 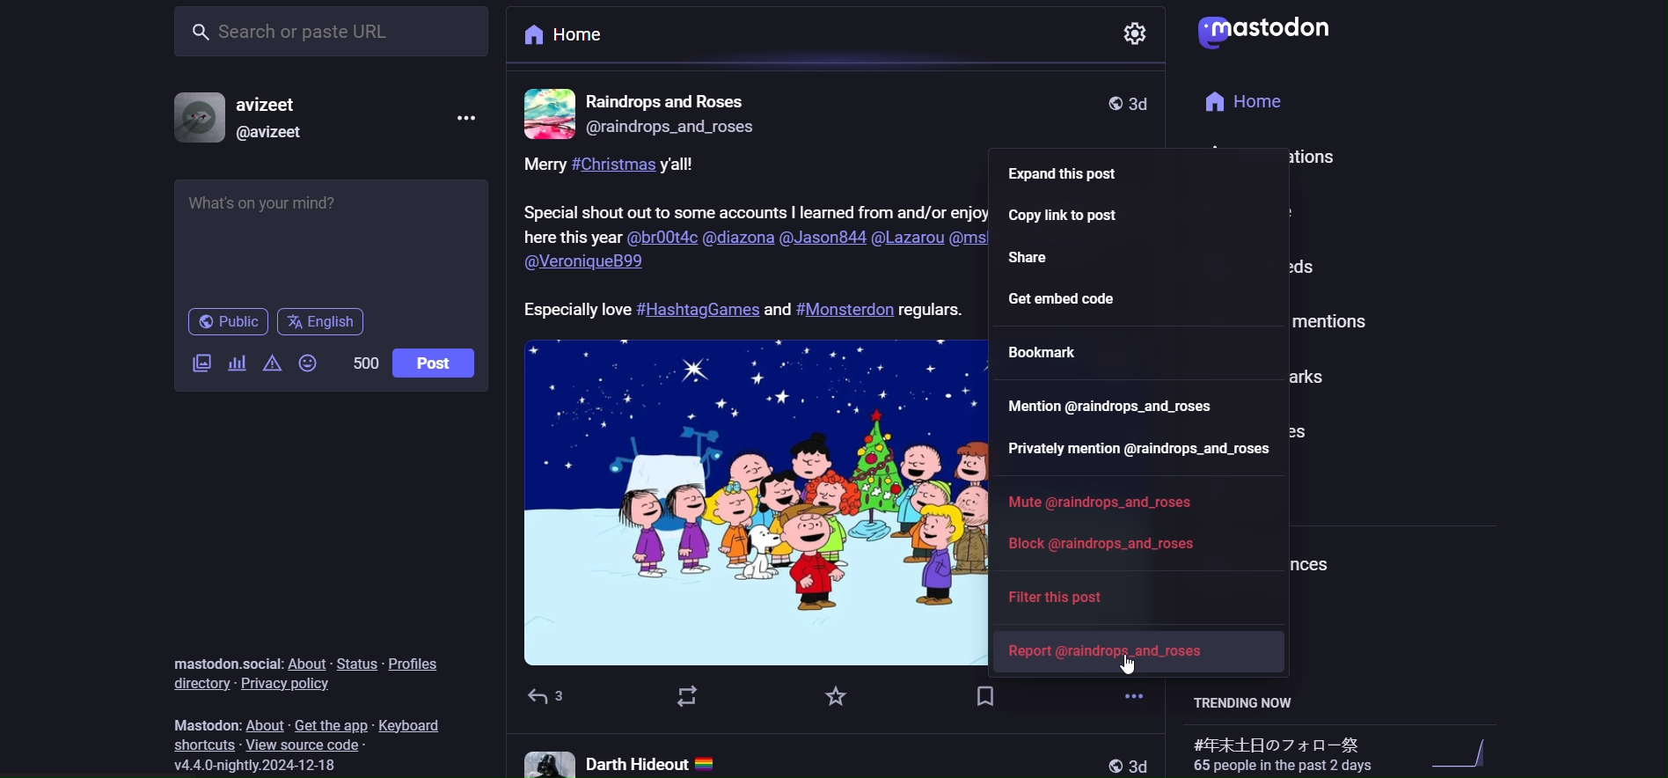 What do you see at coordinates (1133, 694) in the screenshot?
I see `more` at bounding box center [1133, 694].